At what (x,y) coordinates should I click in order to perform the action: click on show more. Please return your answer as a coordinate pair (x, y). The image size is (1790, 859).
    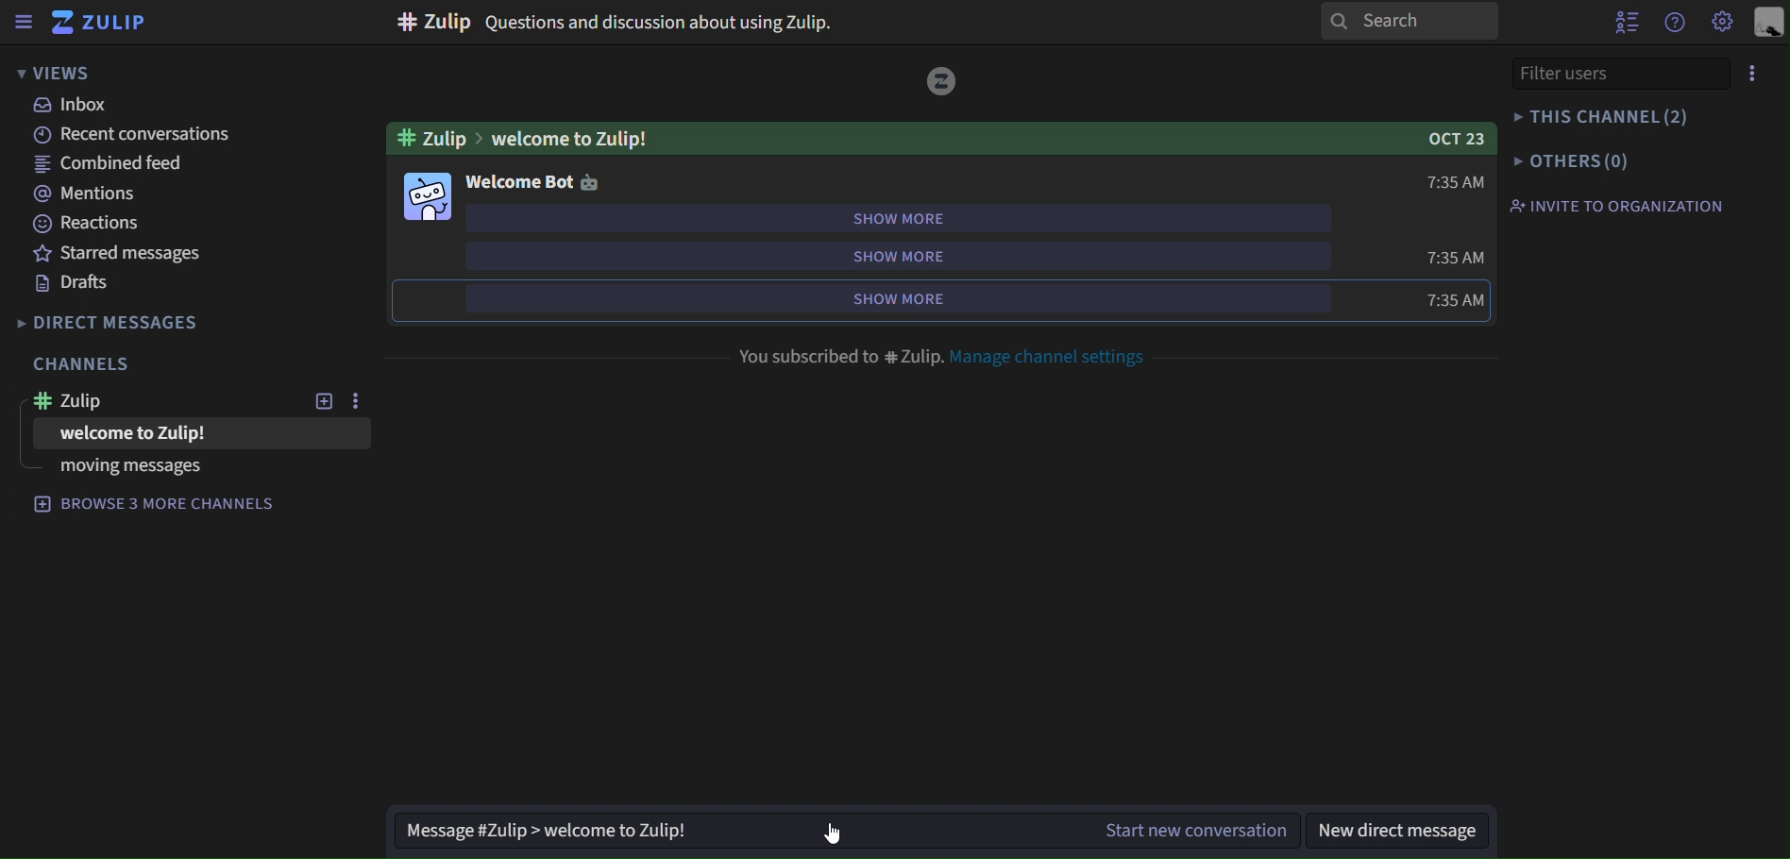
    Looking at the image, I should click on (929, 256).